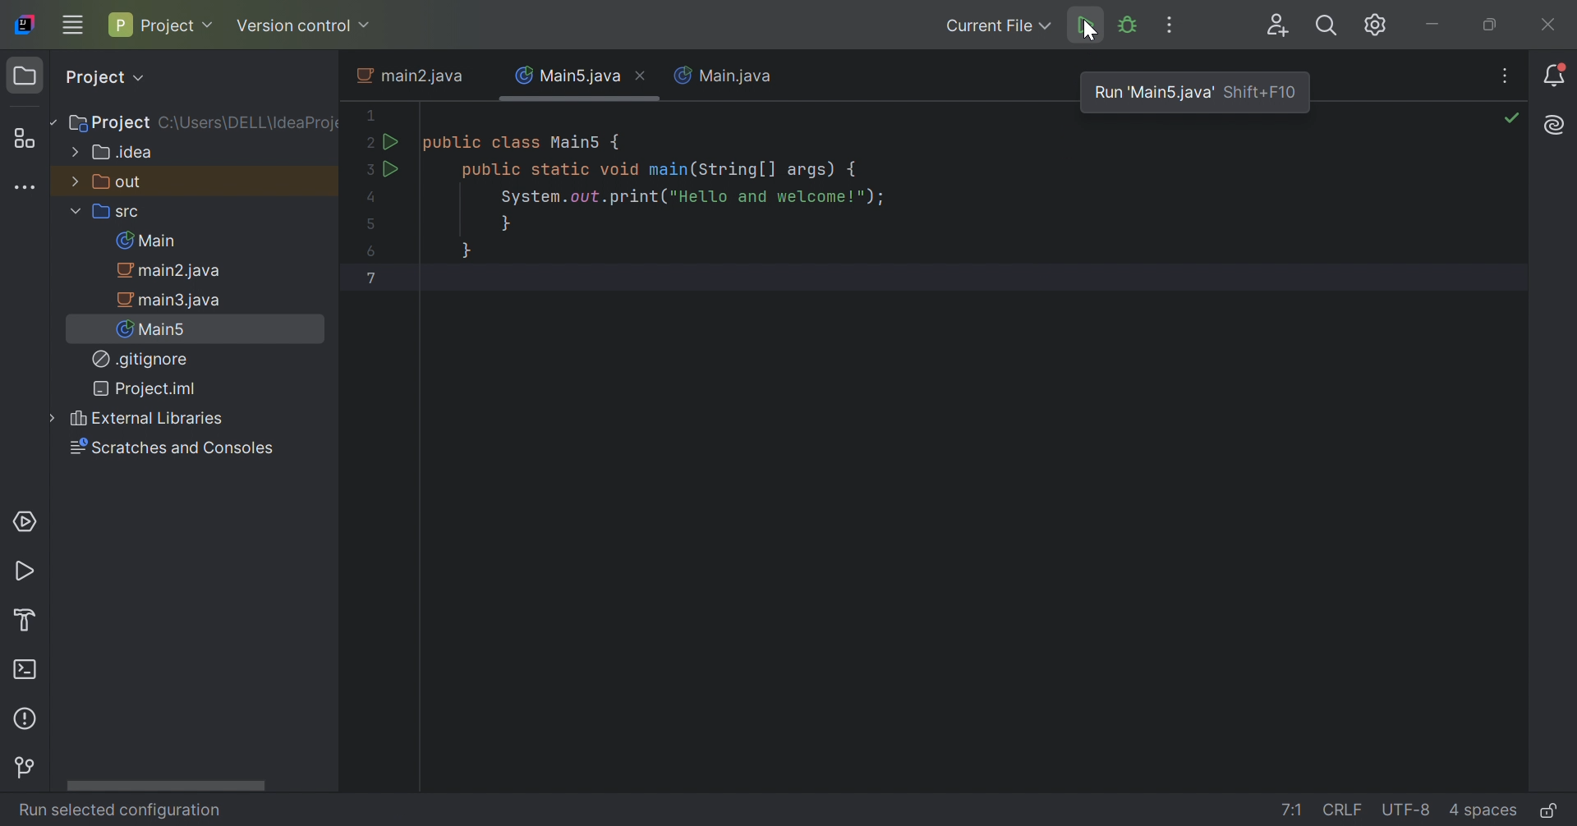  What do you see at coordinates (113, 213) in the screenshot?
I see `src` at bounding box center [113, 213].